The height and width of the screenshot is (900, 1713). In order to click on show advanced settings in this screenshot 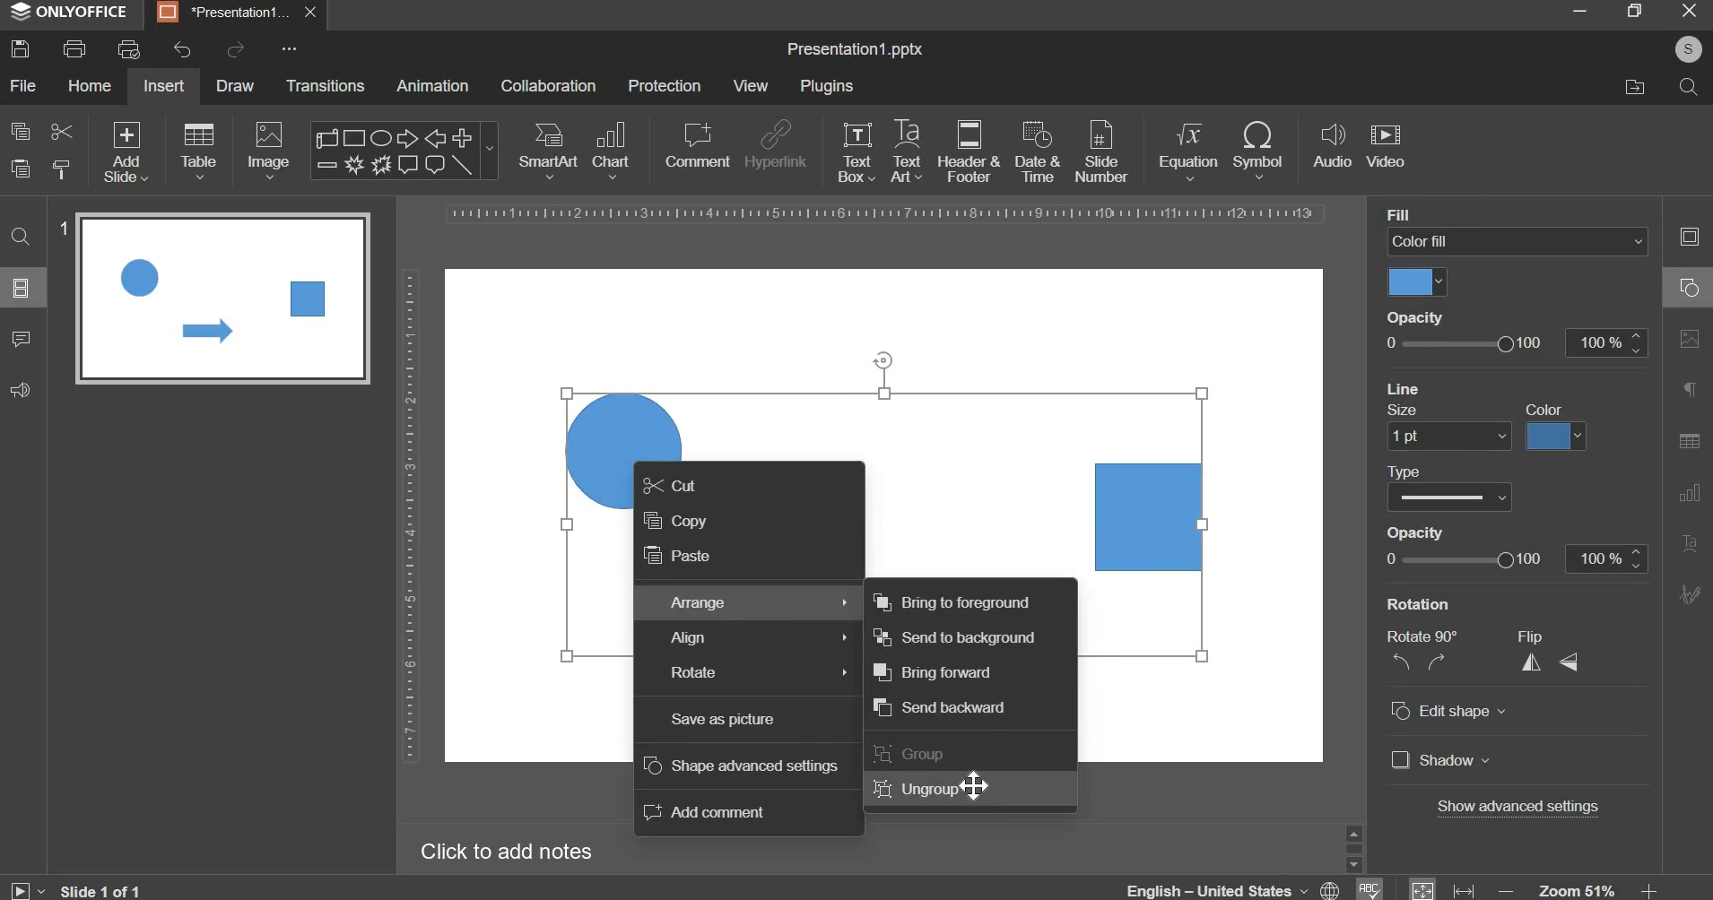, I will do `click(1521, 809)`.